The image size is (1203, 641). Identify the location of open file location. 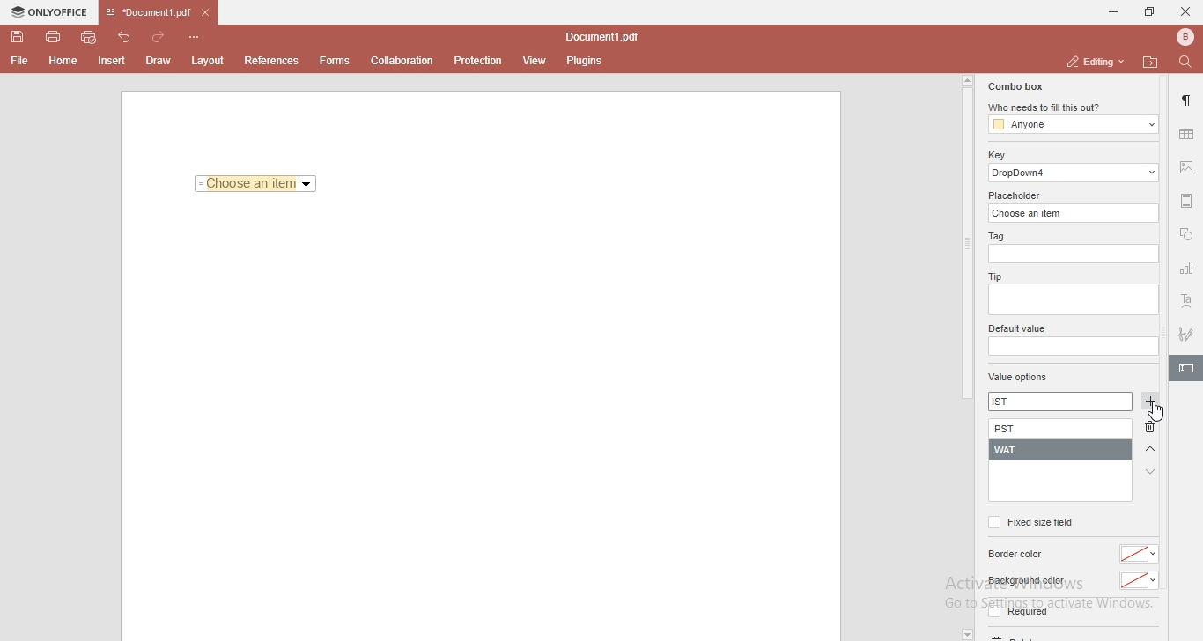
(1153, 62).